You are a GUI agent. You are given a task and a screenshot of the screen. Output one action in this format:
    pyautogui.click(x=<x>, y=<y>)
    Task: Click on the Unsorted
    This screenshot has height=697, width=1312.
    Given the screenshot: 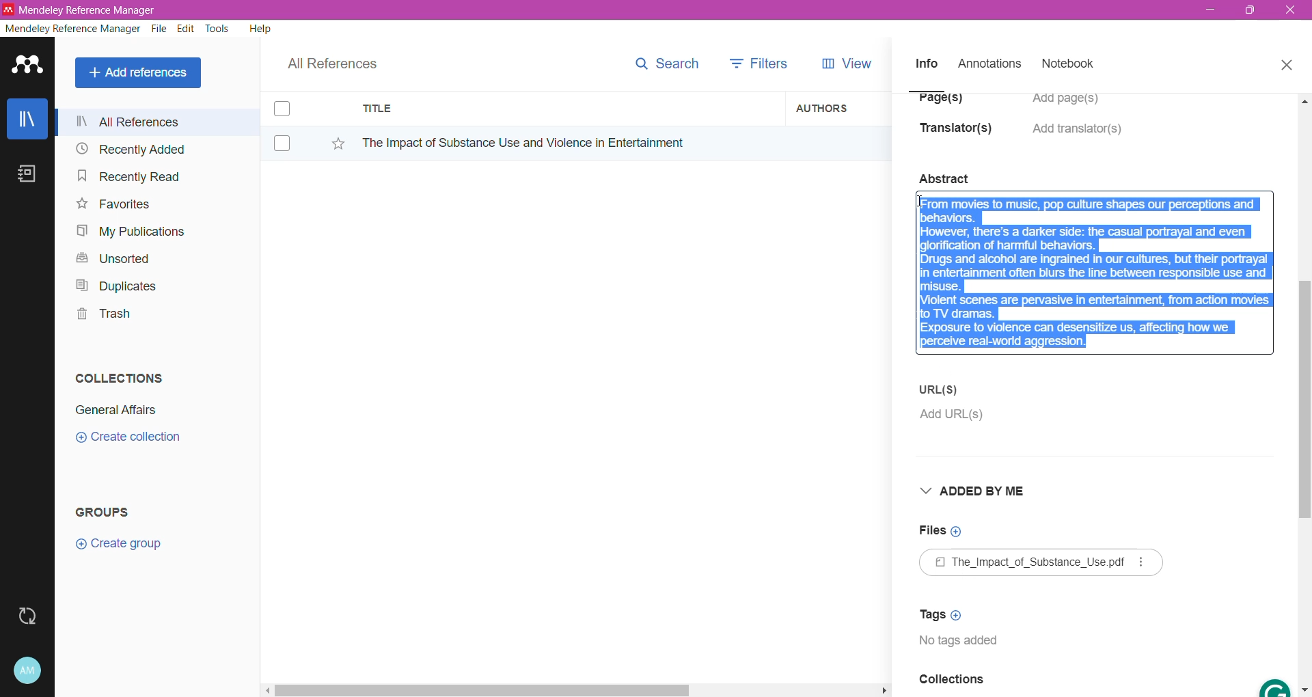 What is the action you would take?
    pyautogui.click(x=111, y=258)
    